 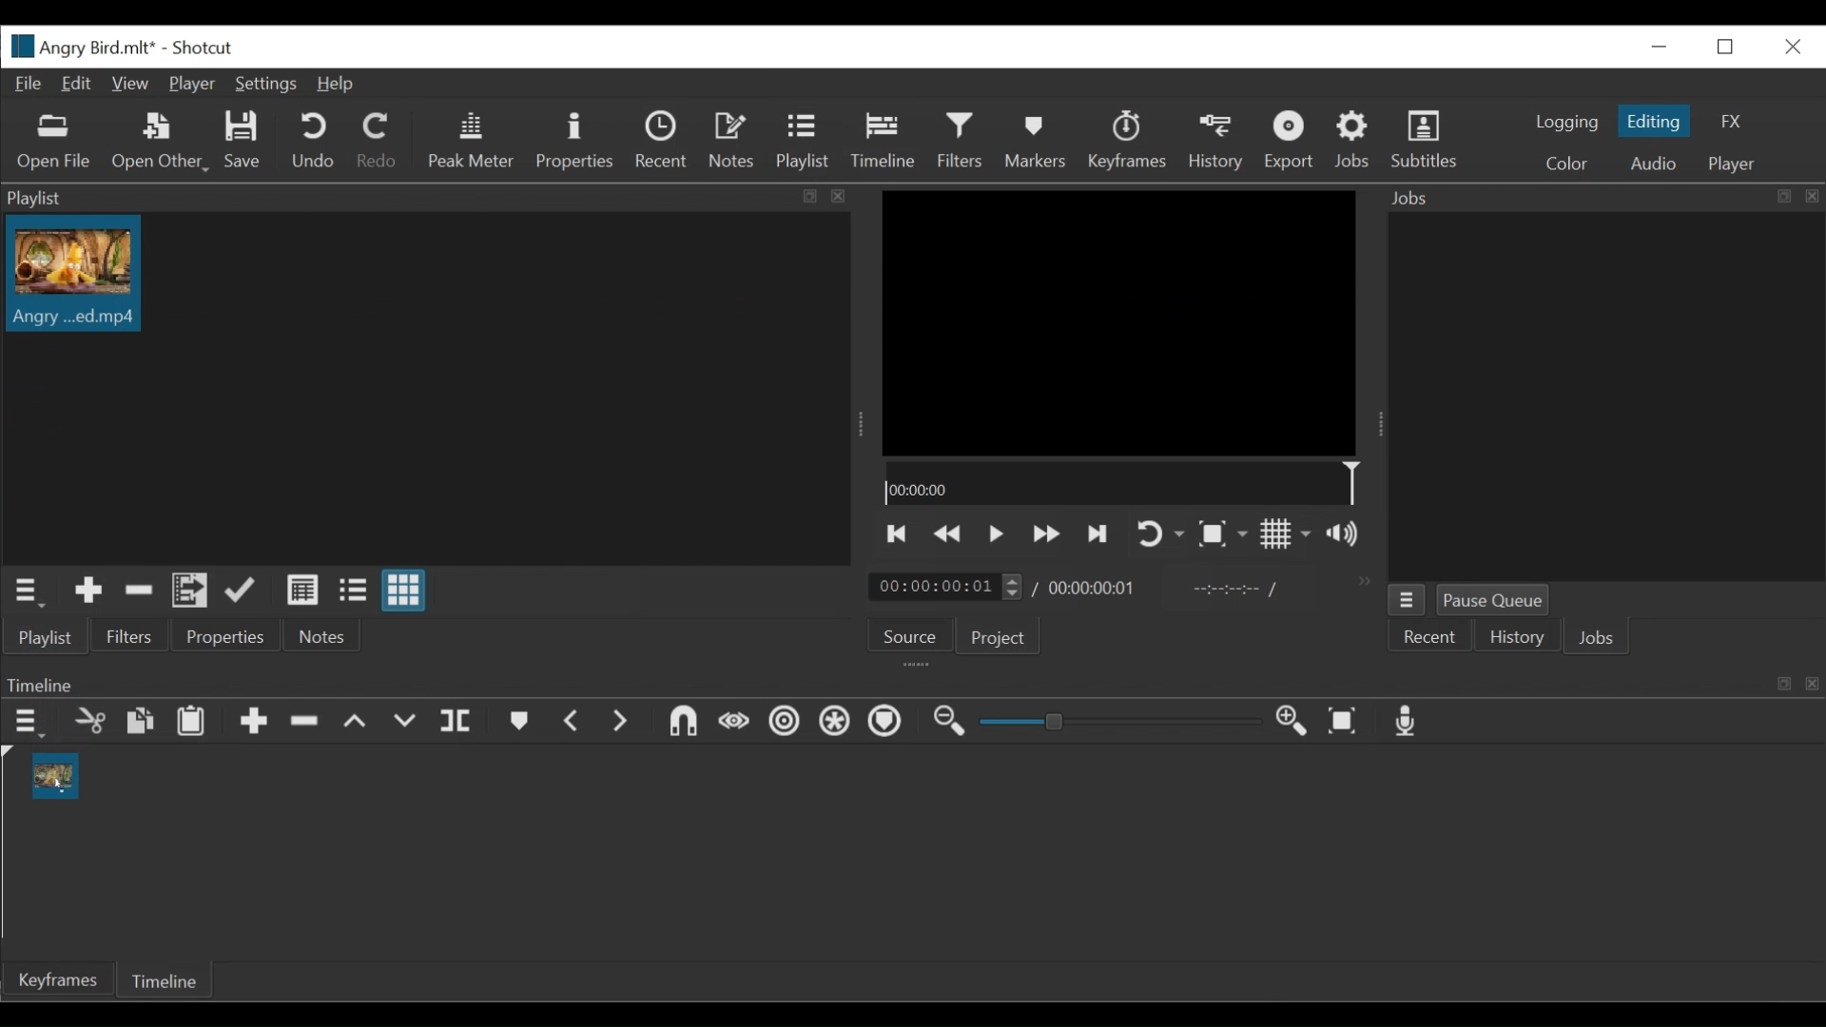 I want to click on Notes, so click(x=326, y=636).